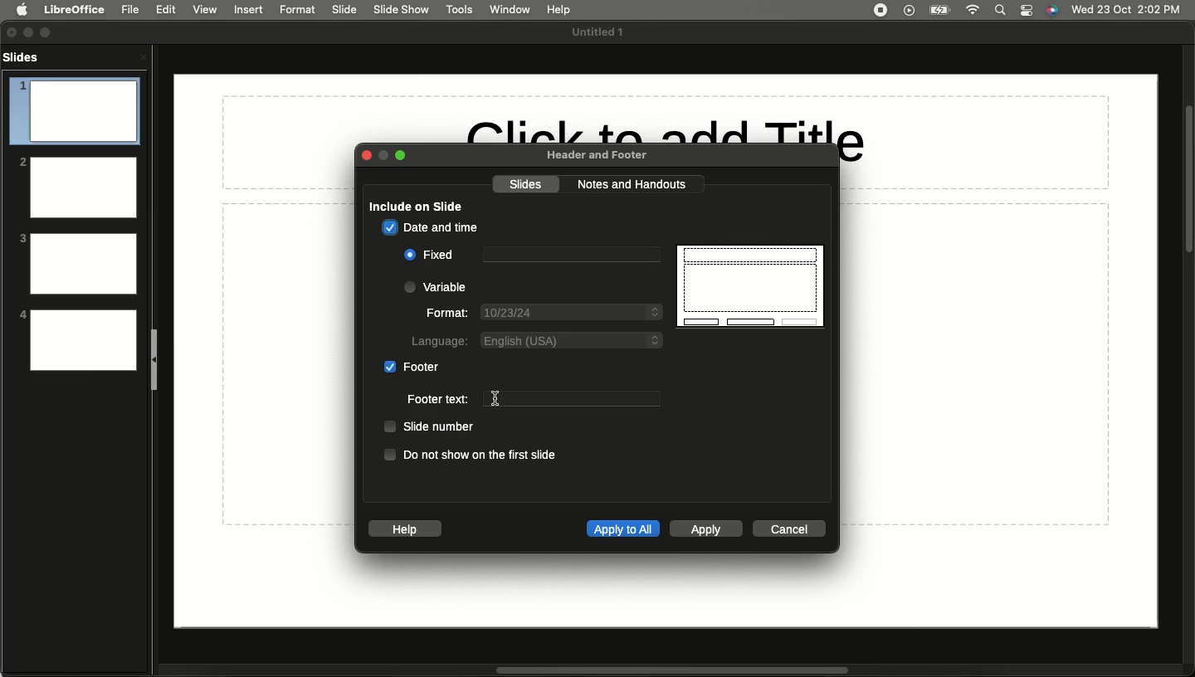 This screenshot has height=677, width=1195. What do you see at coordinates (436, 340) in the screenshot?
I see `Language` at bounding box center [436, 340].